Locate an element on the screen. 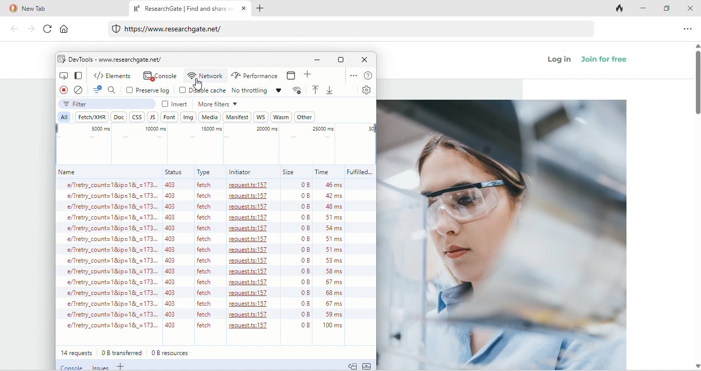  css is located at coordinates (136, 116).